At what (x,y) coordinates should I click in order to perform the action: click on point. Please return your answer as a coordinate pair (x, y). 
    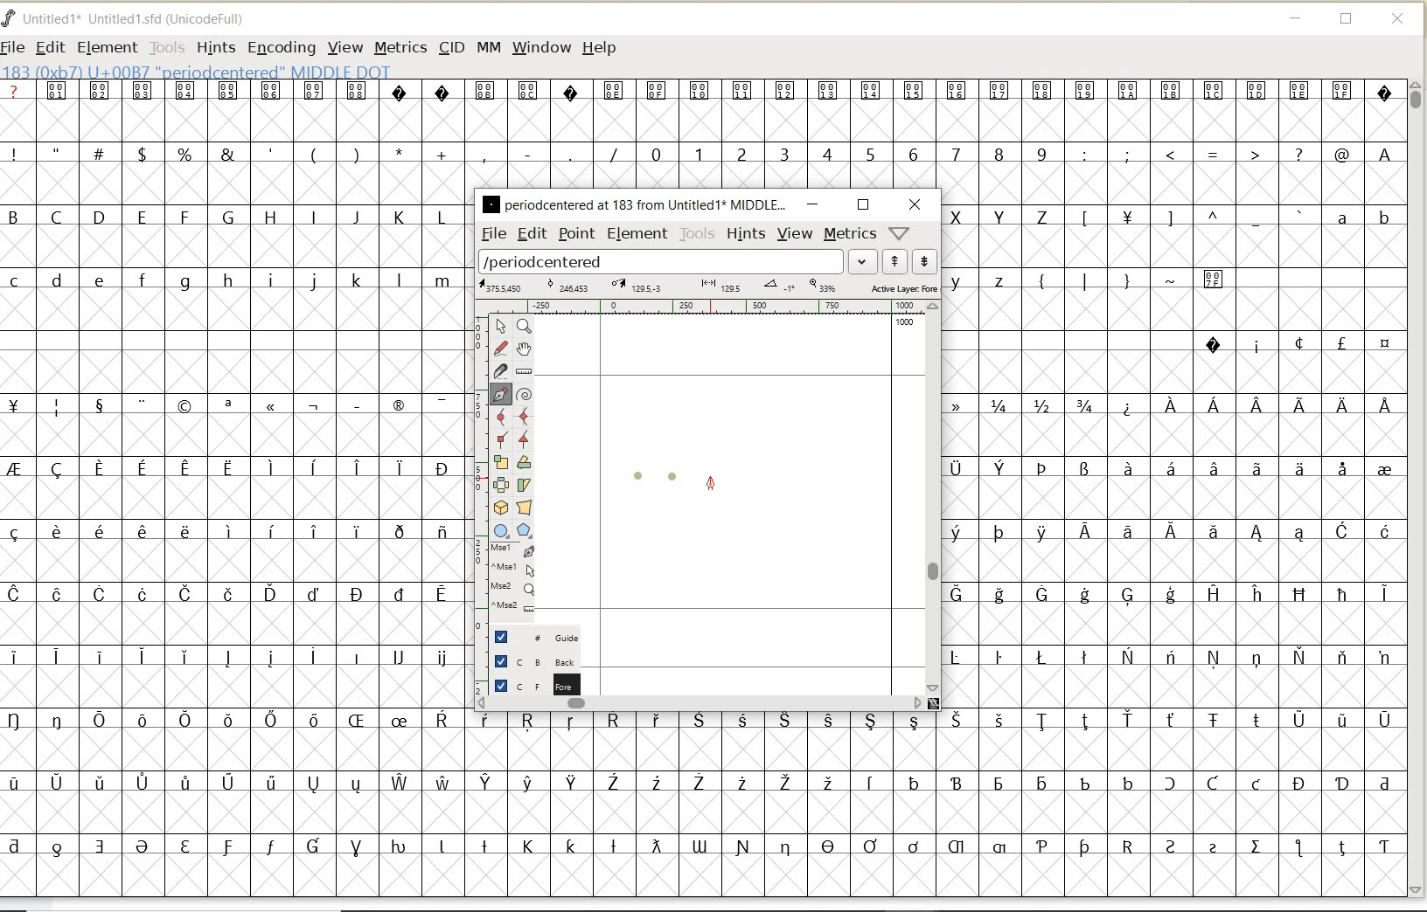
    Looking at the image, I should click on (576, 235).